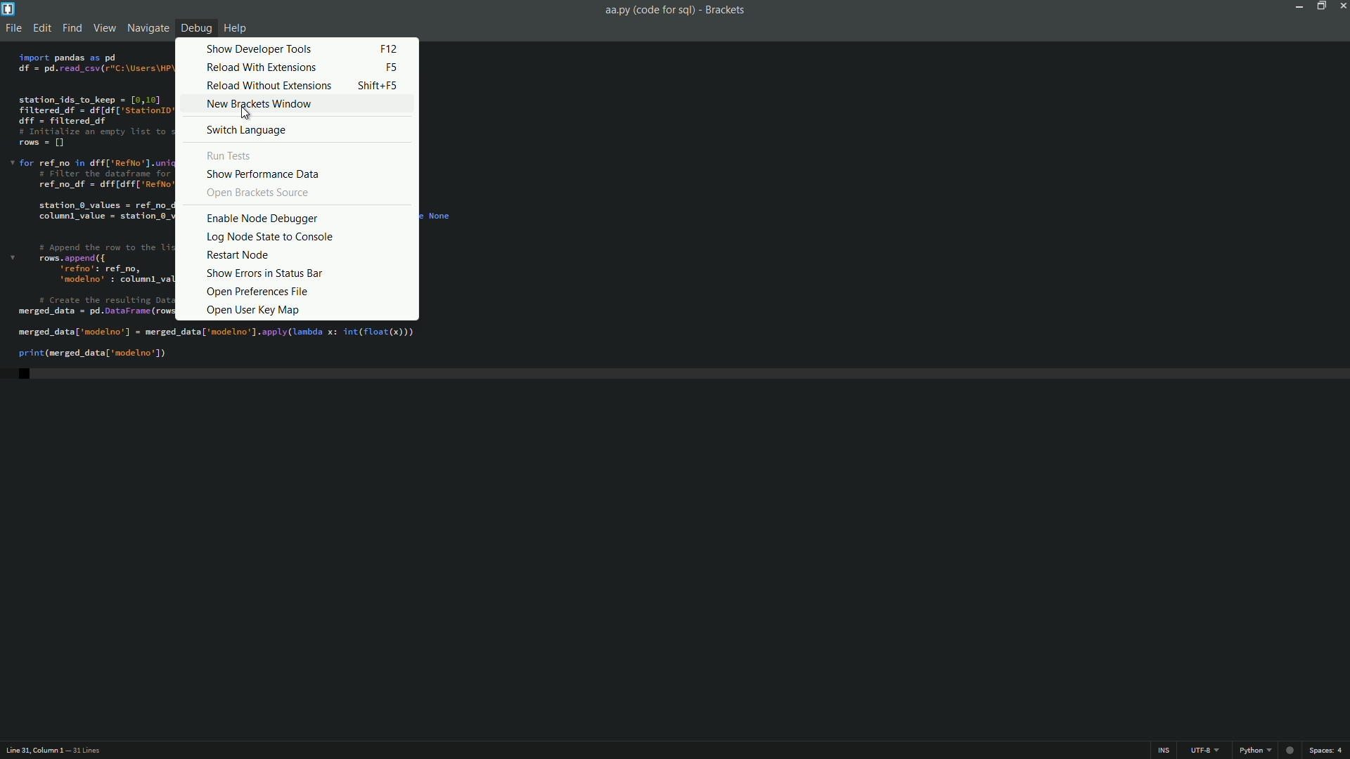 This screenshot has height=759, width=1350. What do you see at coordinates (263, 176) in the screenshot?
I see `Show performance data` at bounding box center [263, 176].